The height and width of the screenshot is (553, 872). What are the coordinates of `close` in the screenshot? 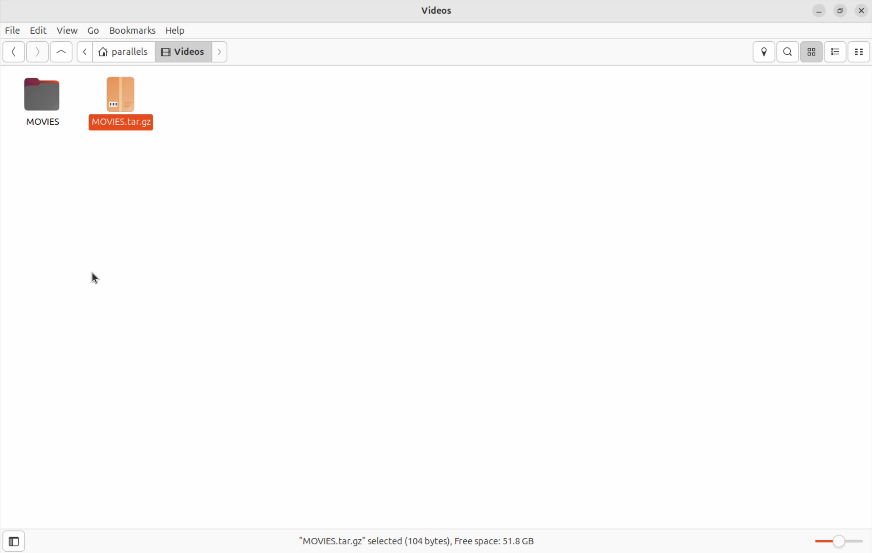 It's located at (863, 10).